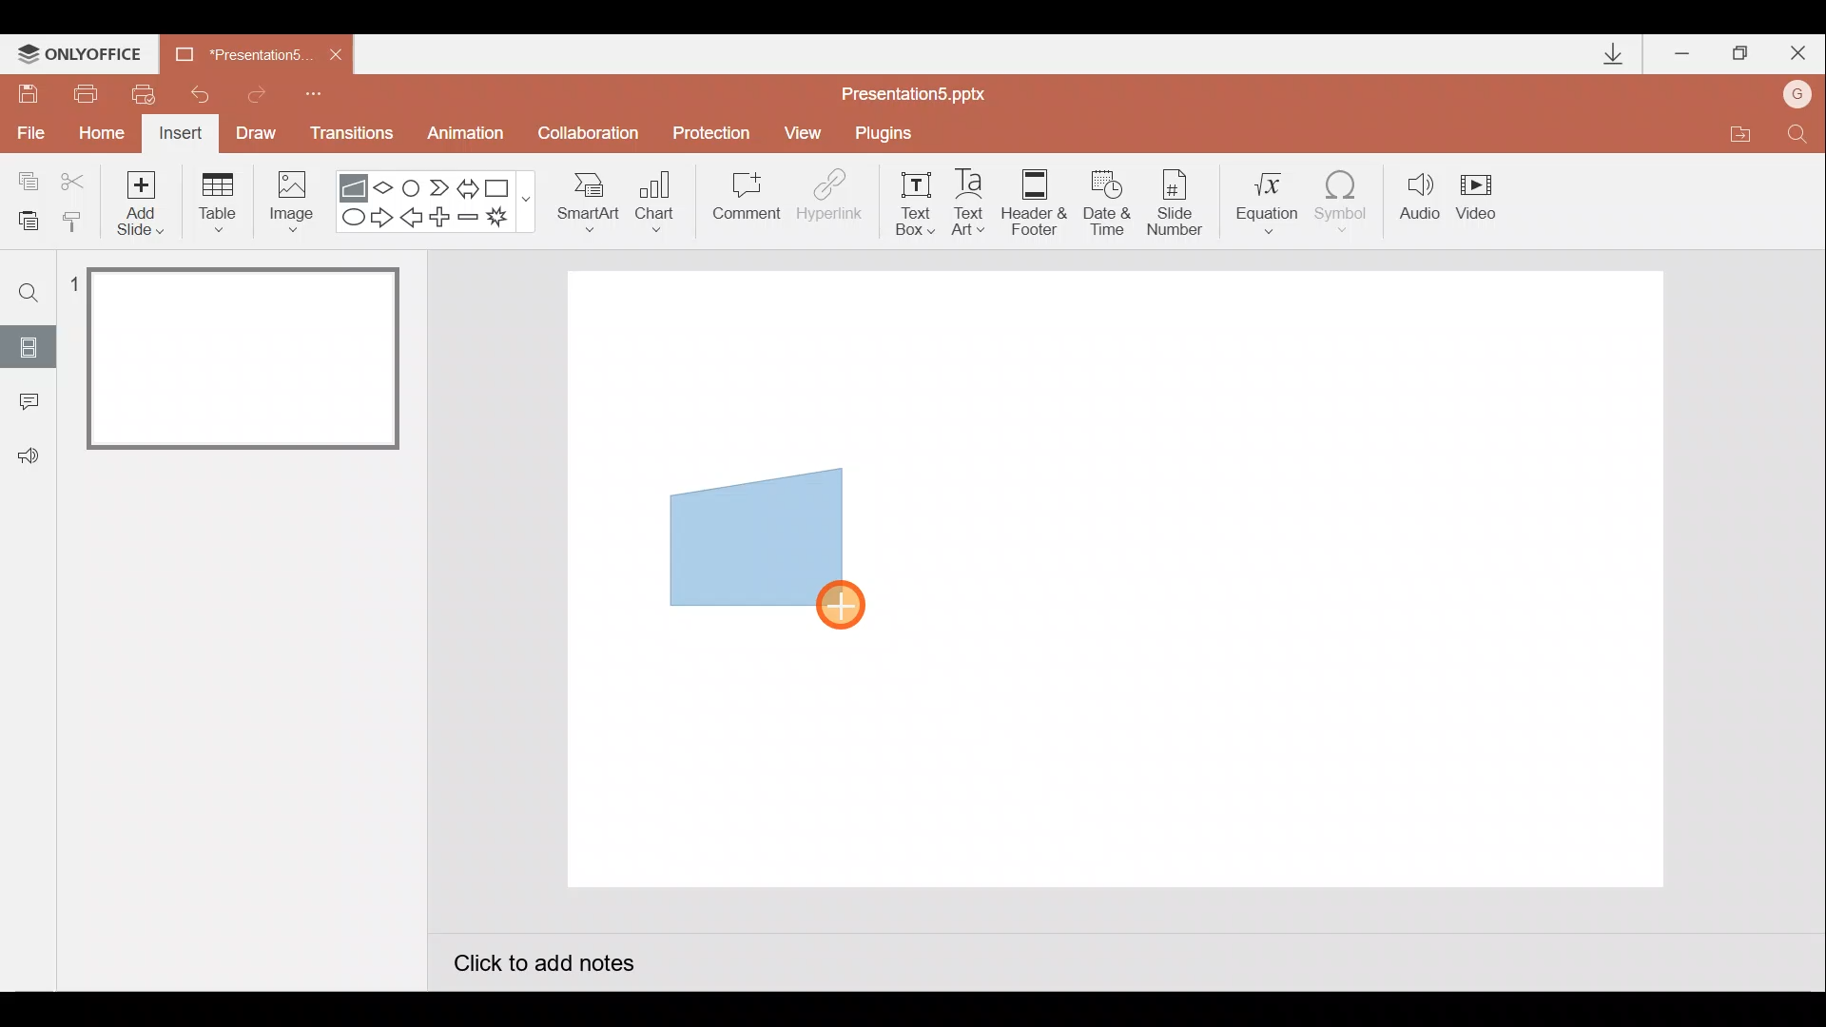 This screenshot has width=1826, height=1027. What do you see at coordinates (76, 178) in the screenshot?
I see `Cut` at bounding box center [76, 178].